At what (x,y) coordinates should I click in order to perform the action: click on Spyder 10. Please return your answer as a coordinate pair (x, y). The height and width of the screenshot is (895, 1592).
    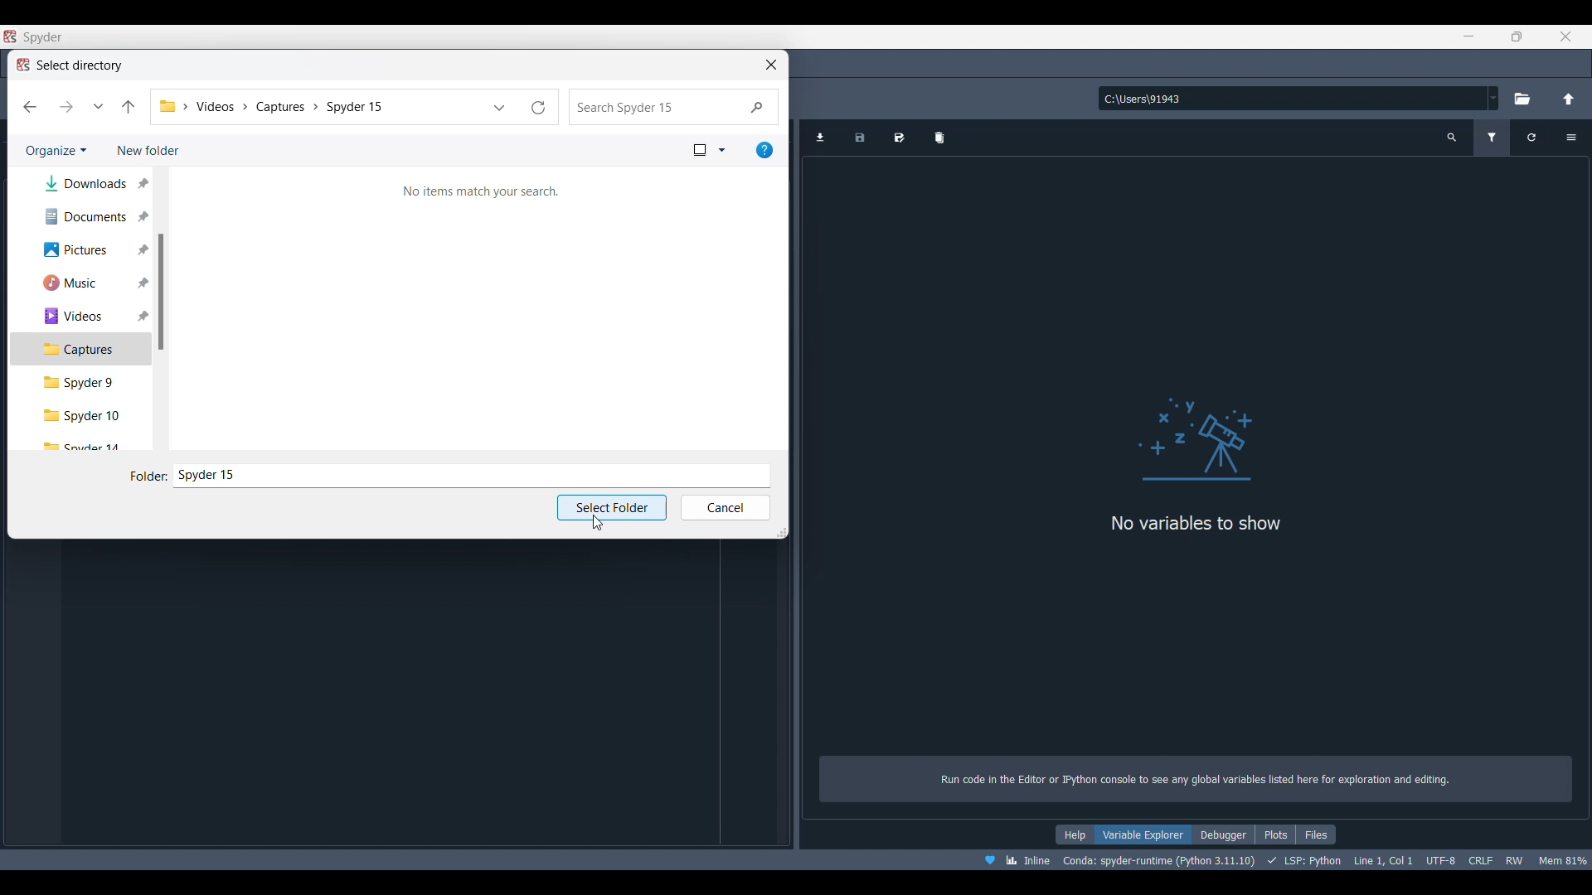
    Looking at the image, I should click on (83, 415).